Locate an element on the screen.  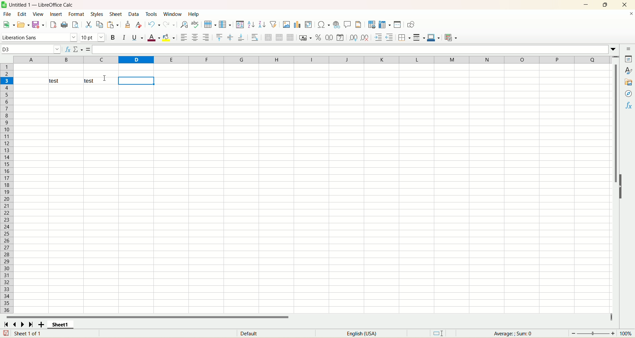
last sheet is located at coordinates (31, 324).